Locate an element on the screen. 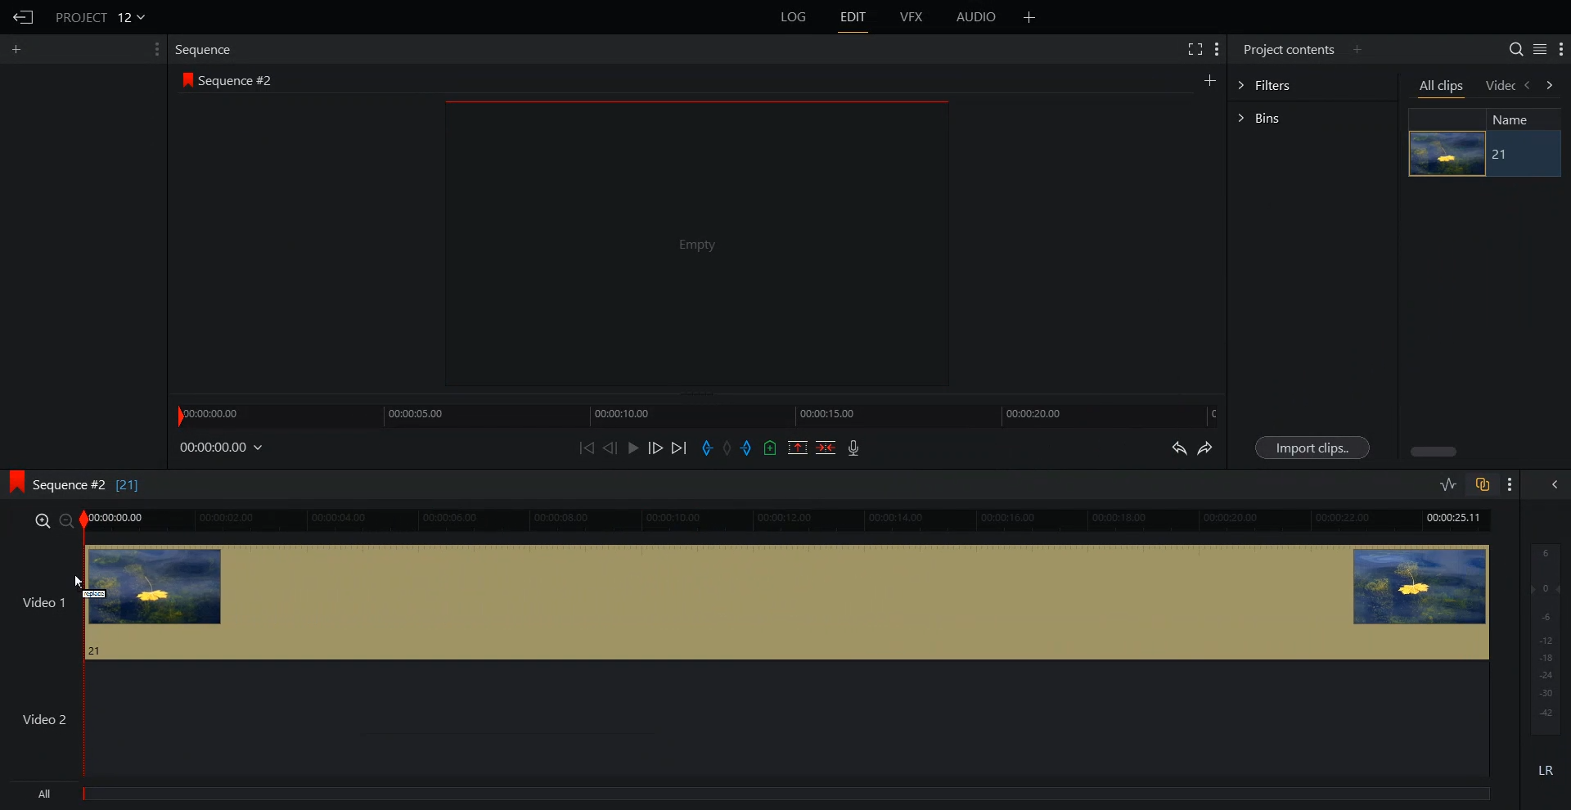  Toggle Audio level editing is located at coordinates (1447, 486).